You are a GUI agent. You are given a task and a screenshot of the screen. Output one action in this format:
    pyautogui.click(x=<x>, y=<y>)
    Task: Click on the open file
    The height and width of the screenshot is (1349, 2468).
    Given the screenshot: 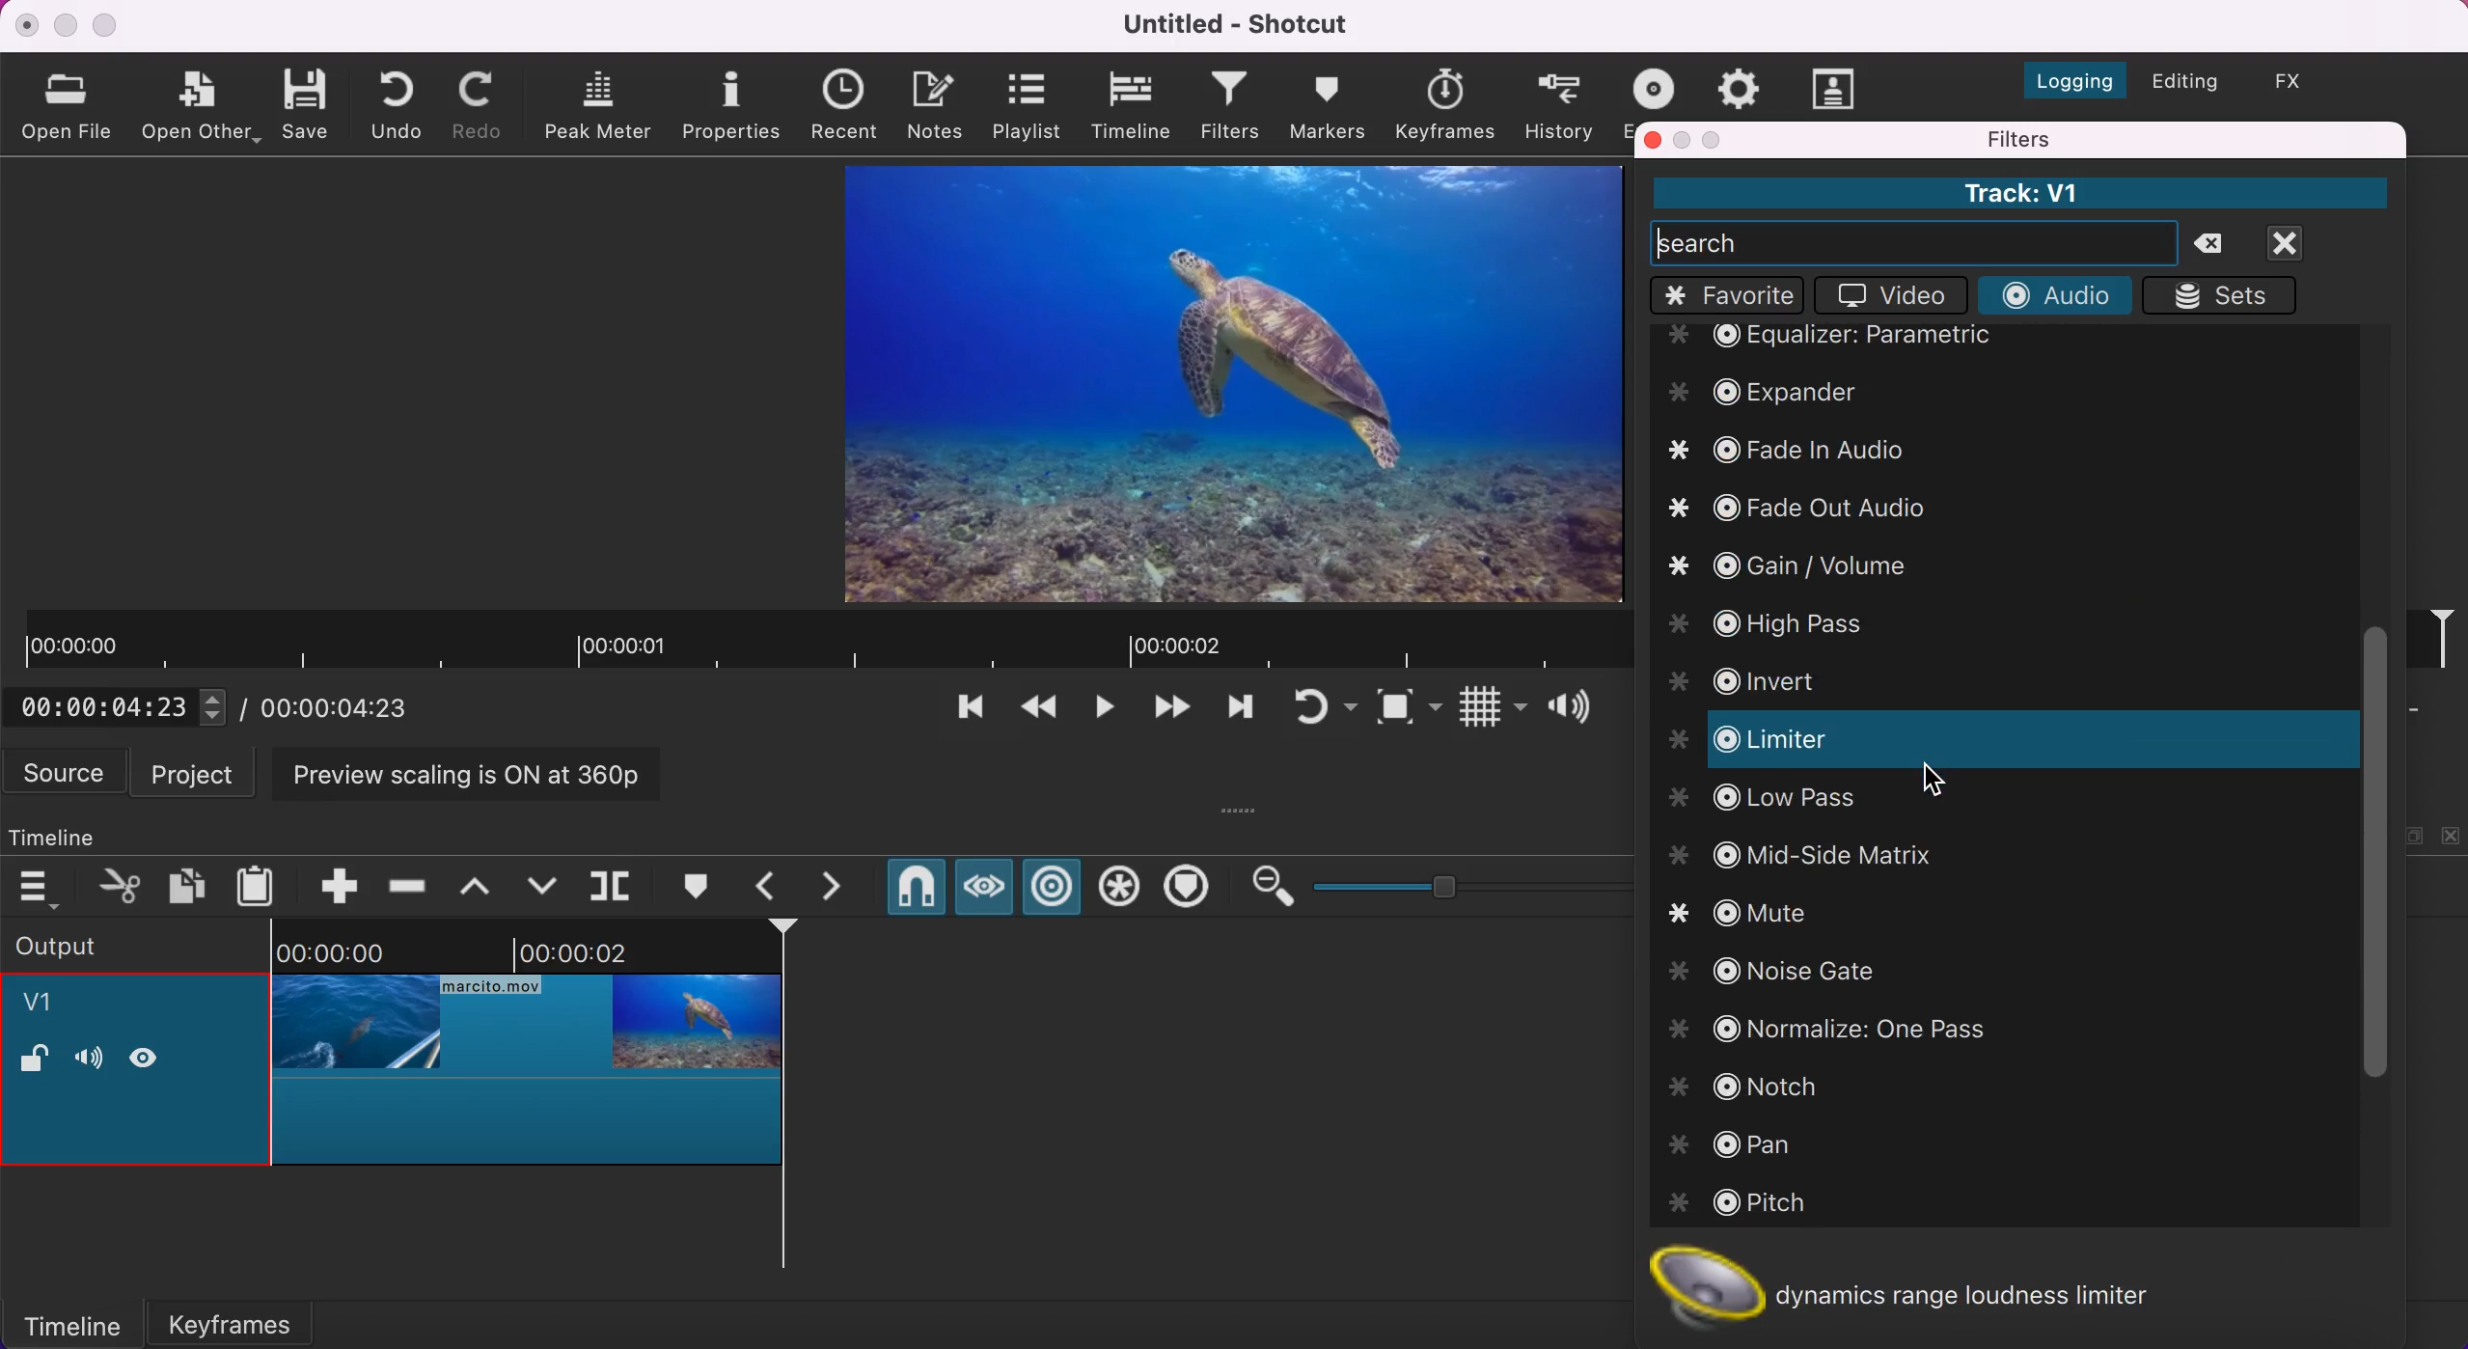 What is the action you would take?
    pyautogui.click(x=71, y=104)
    